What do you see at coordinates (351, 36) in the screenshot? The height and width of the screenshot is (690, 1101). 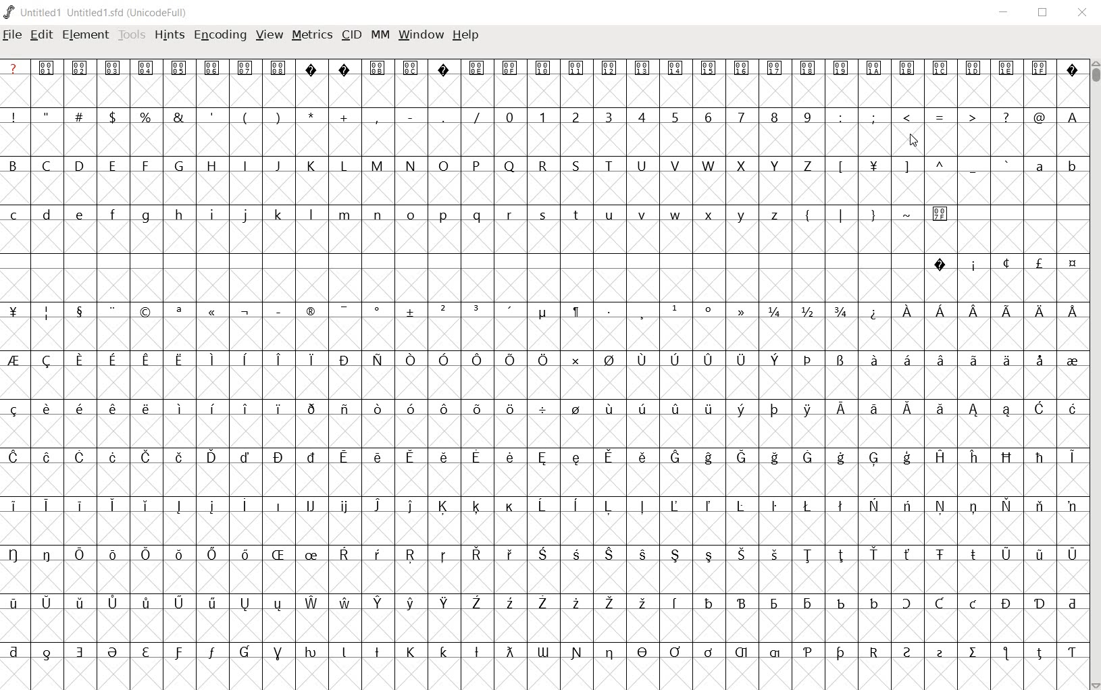 I see `cid` at bounding box center [351, 36].